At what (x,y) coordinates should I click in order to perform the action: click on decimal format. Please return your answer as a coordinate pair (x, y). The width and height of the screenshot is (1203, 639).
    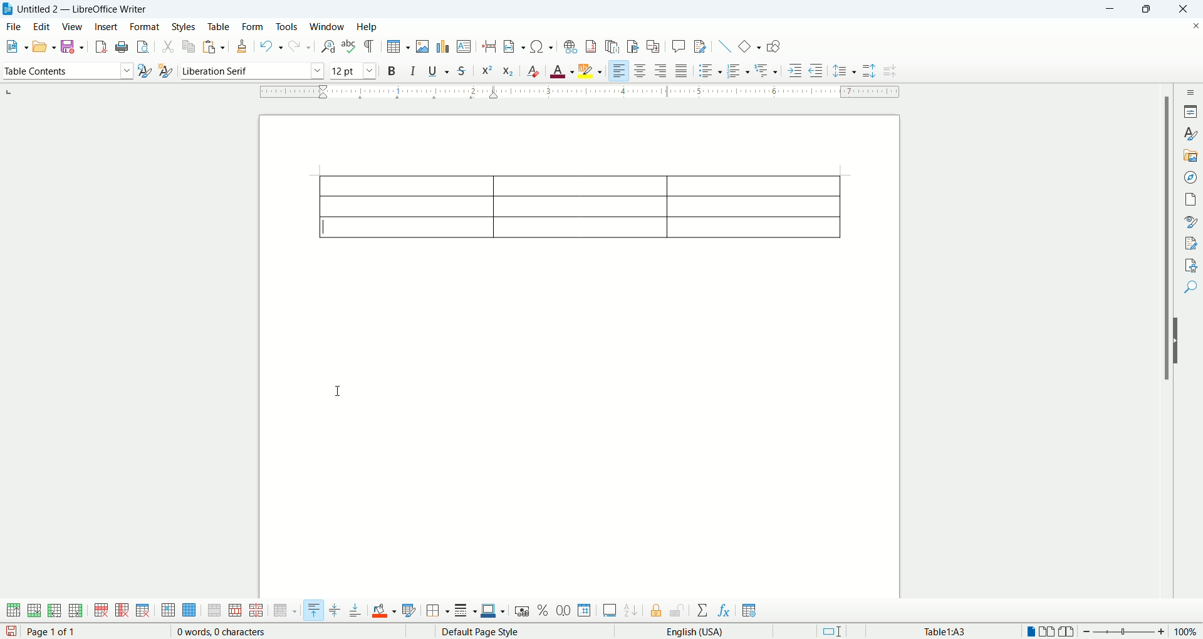
    Looking at the image, I should click on (564, 612).